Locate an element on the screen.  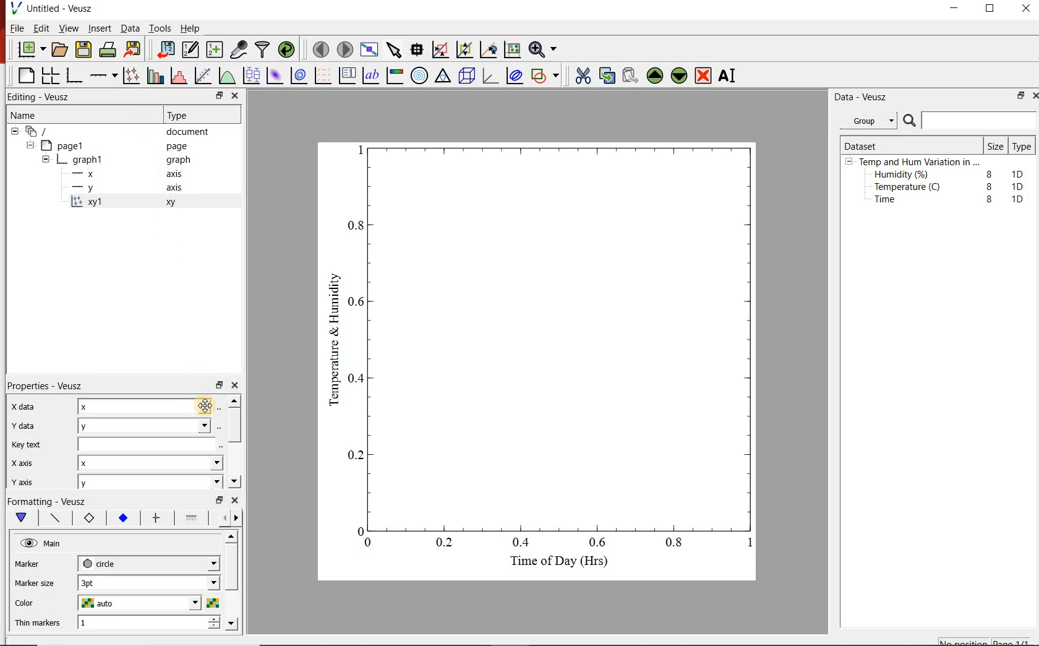
Key text is located at coordinates (107, 446).